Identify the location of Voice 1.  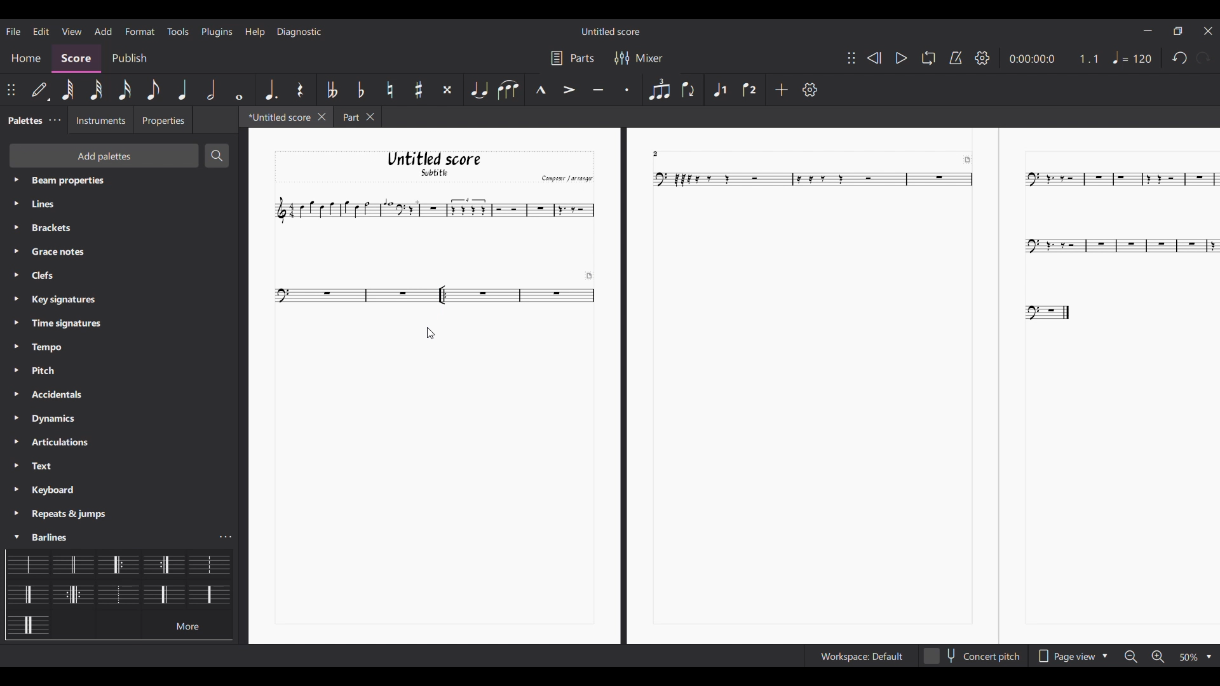
(720, 89).